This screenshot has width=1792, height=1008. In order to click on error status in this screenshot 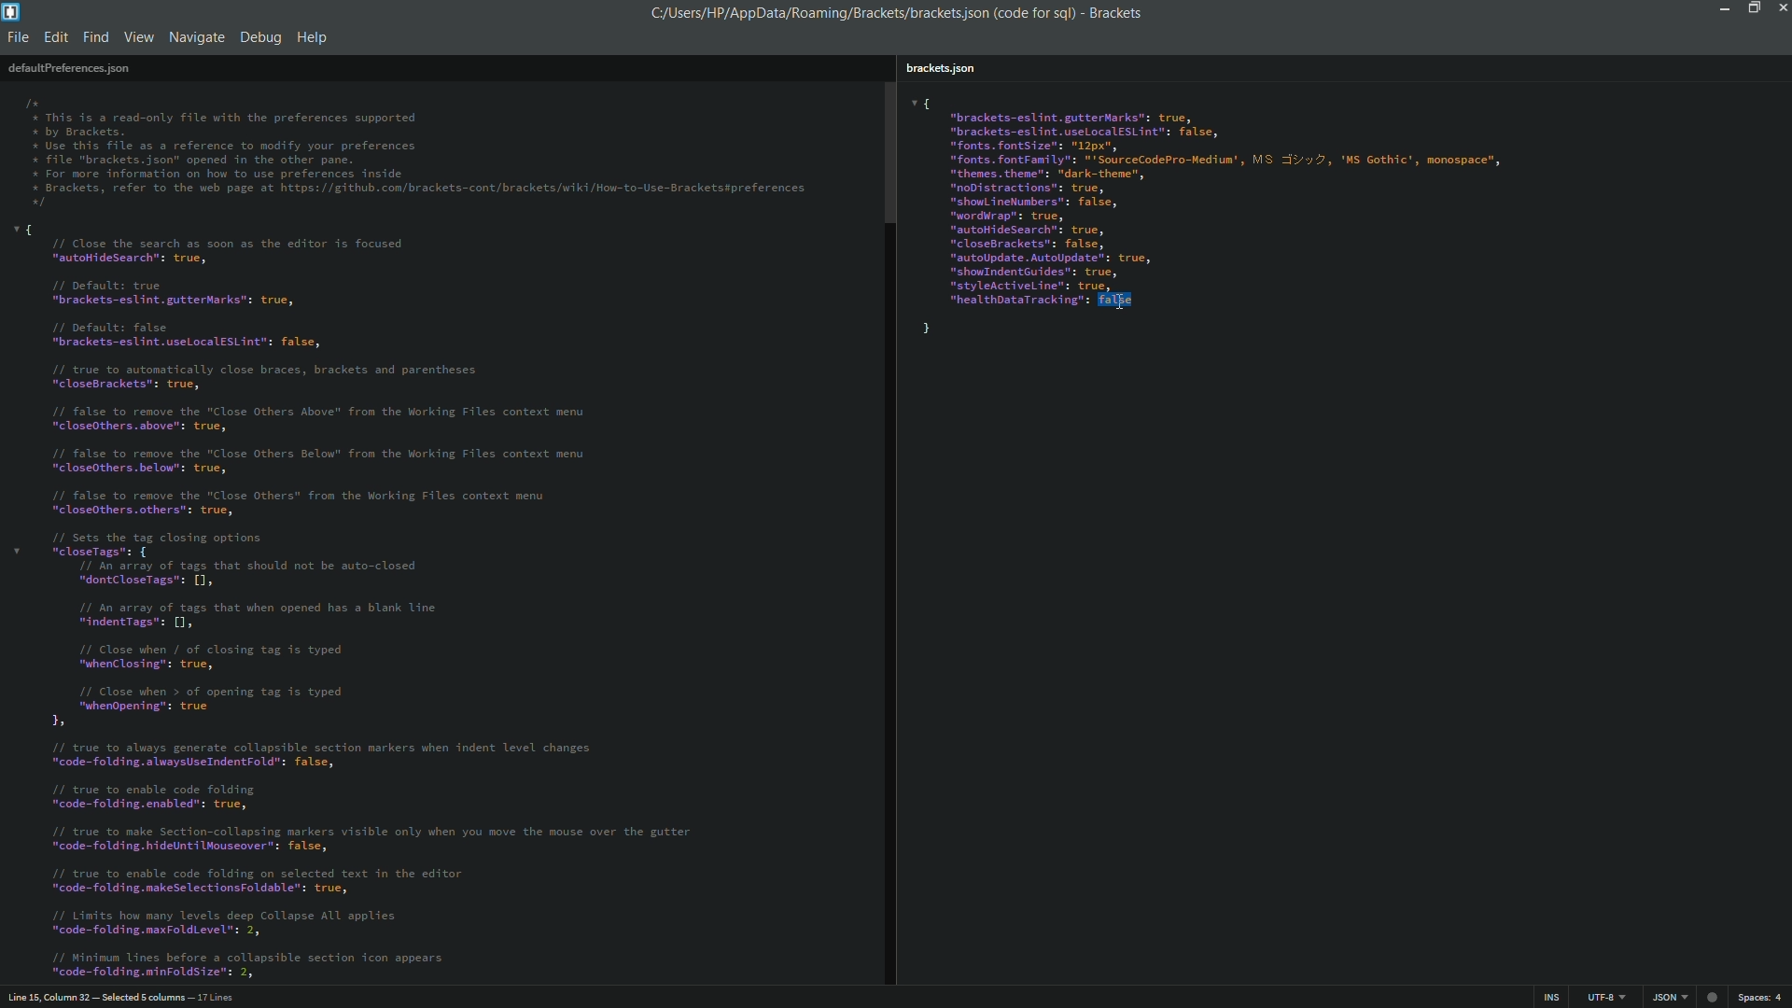, I will do `click(1711, 997)`.